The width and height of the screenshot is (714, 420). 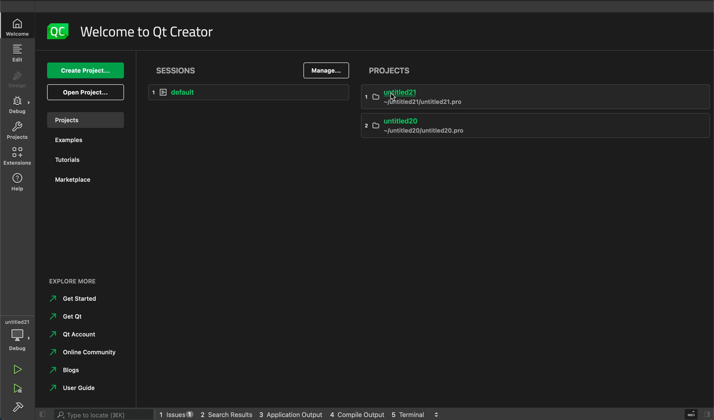 I want to click on projects, so click(x=86, y=120).